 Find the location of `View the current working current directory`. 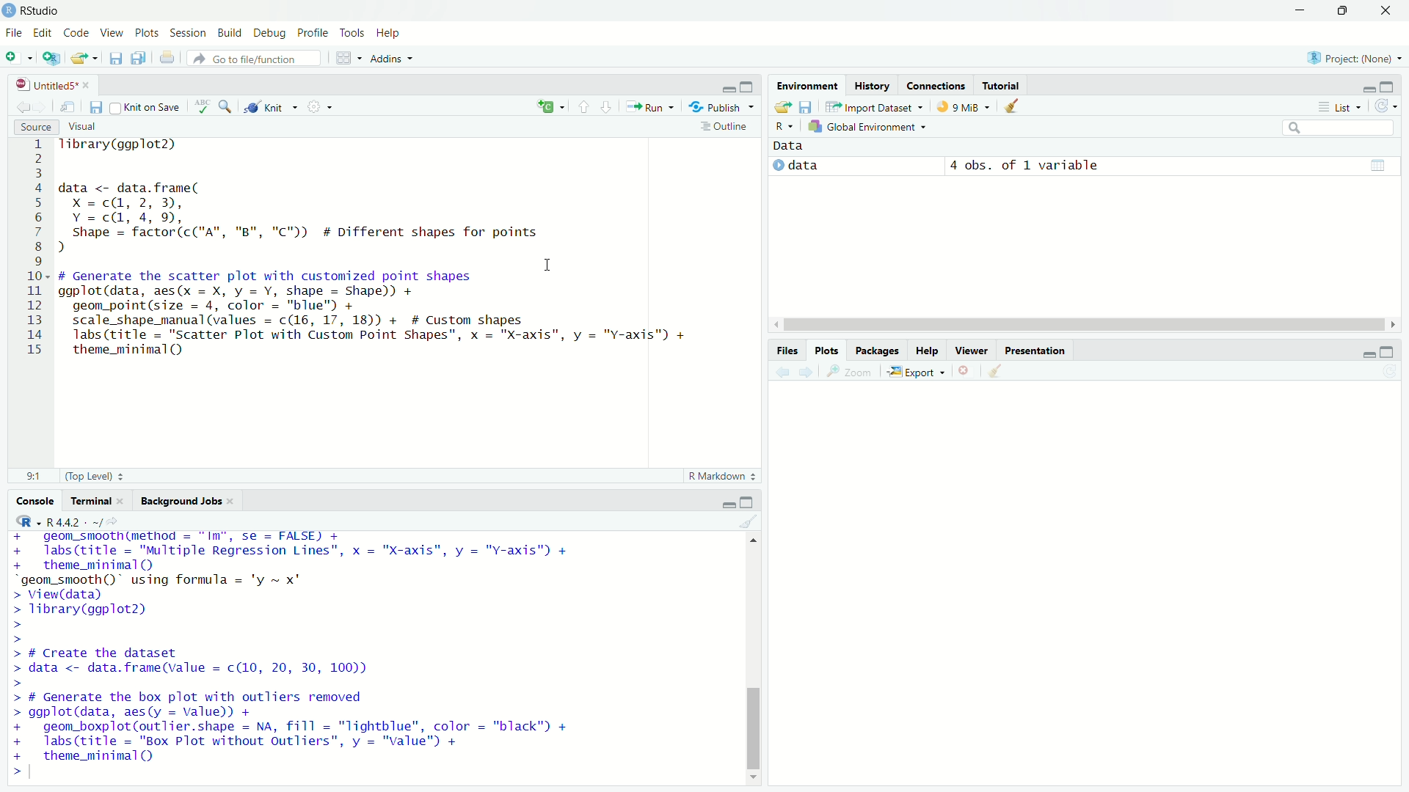

View the current working current directory is located at coordinates (112, 521).